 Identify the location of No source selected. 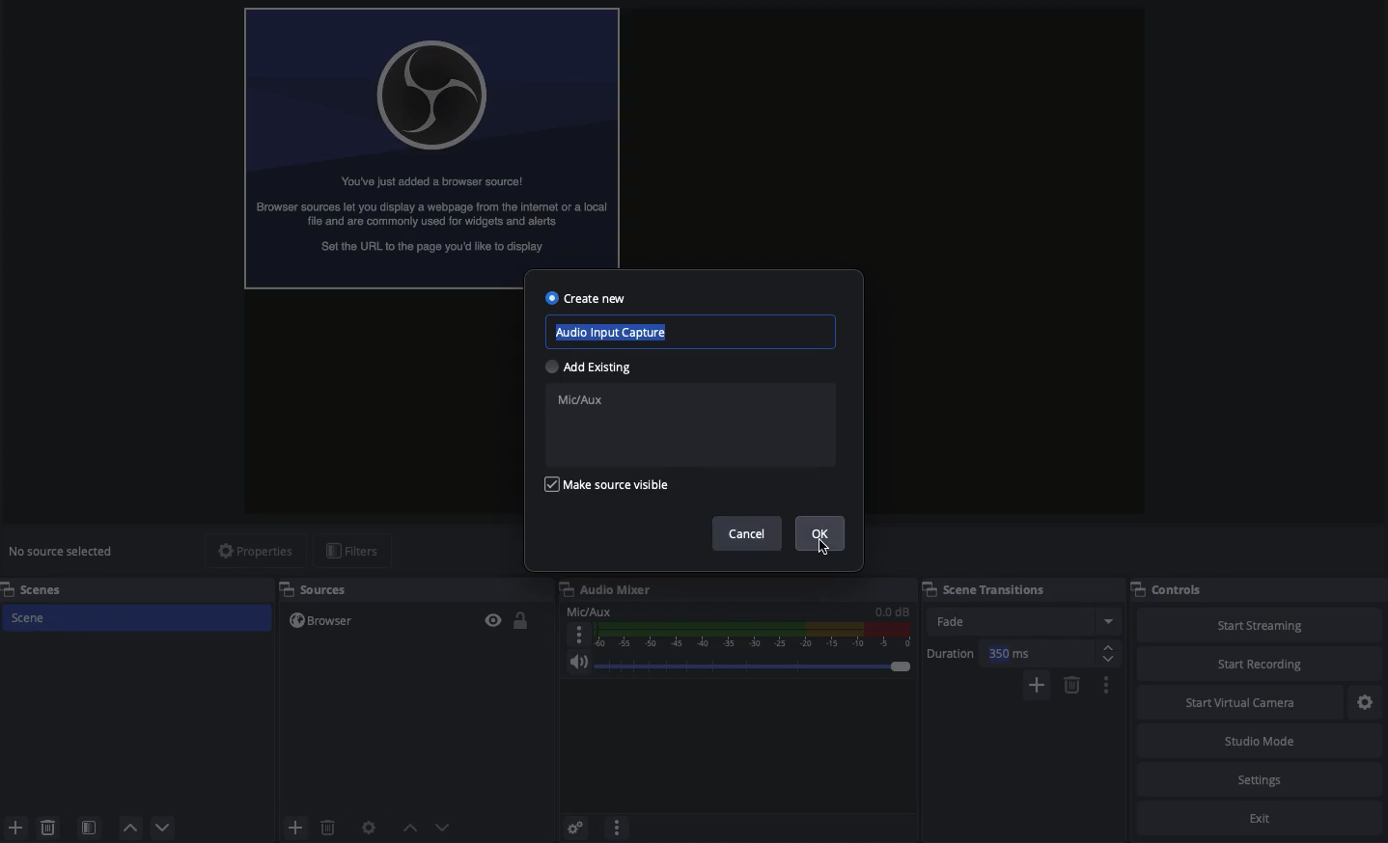
(63, 554).